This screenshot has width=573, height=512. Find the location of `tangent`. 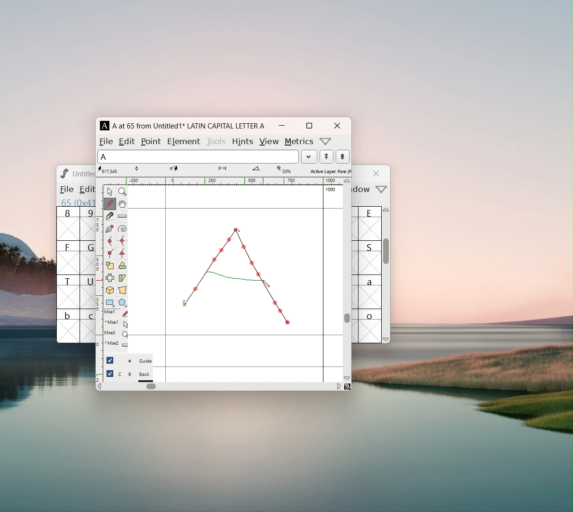

tangent is located at coordinates (146, 169).